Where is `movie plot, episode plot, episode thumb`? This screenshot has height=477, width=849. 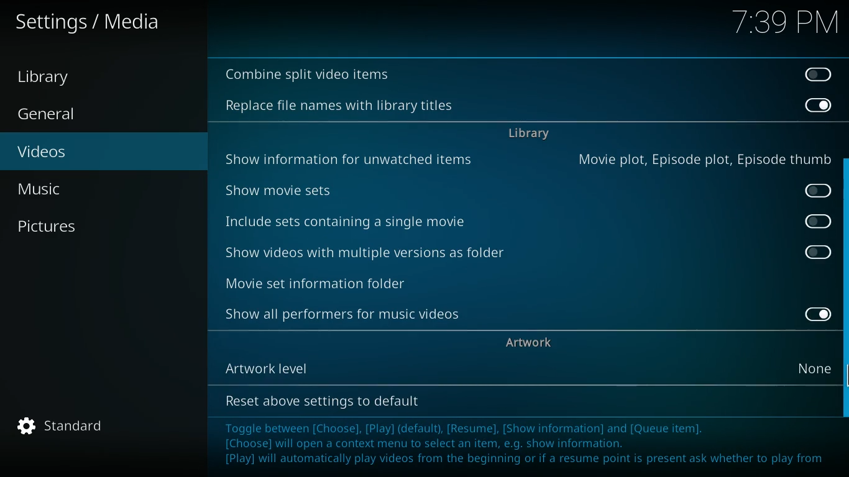 movie plot, episode plot, episode thumb is located at coordinates (702, 159).